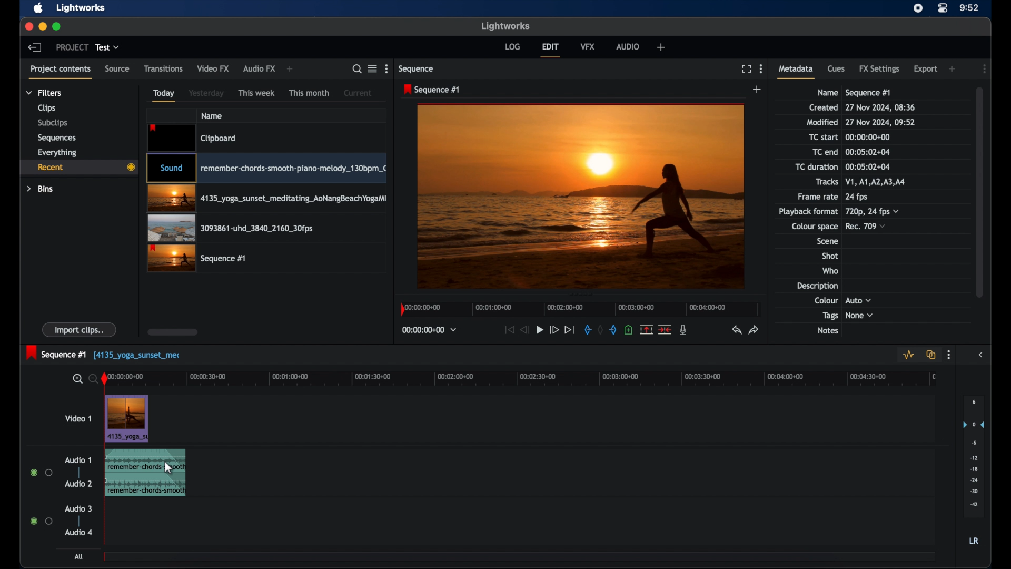 The image size is (1011, 569). Describe the element at coordinates (796, 71) in the screenshot. I see `metadata` at that location.